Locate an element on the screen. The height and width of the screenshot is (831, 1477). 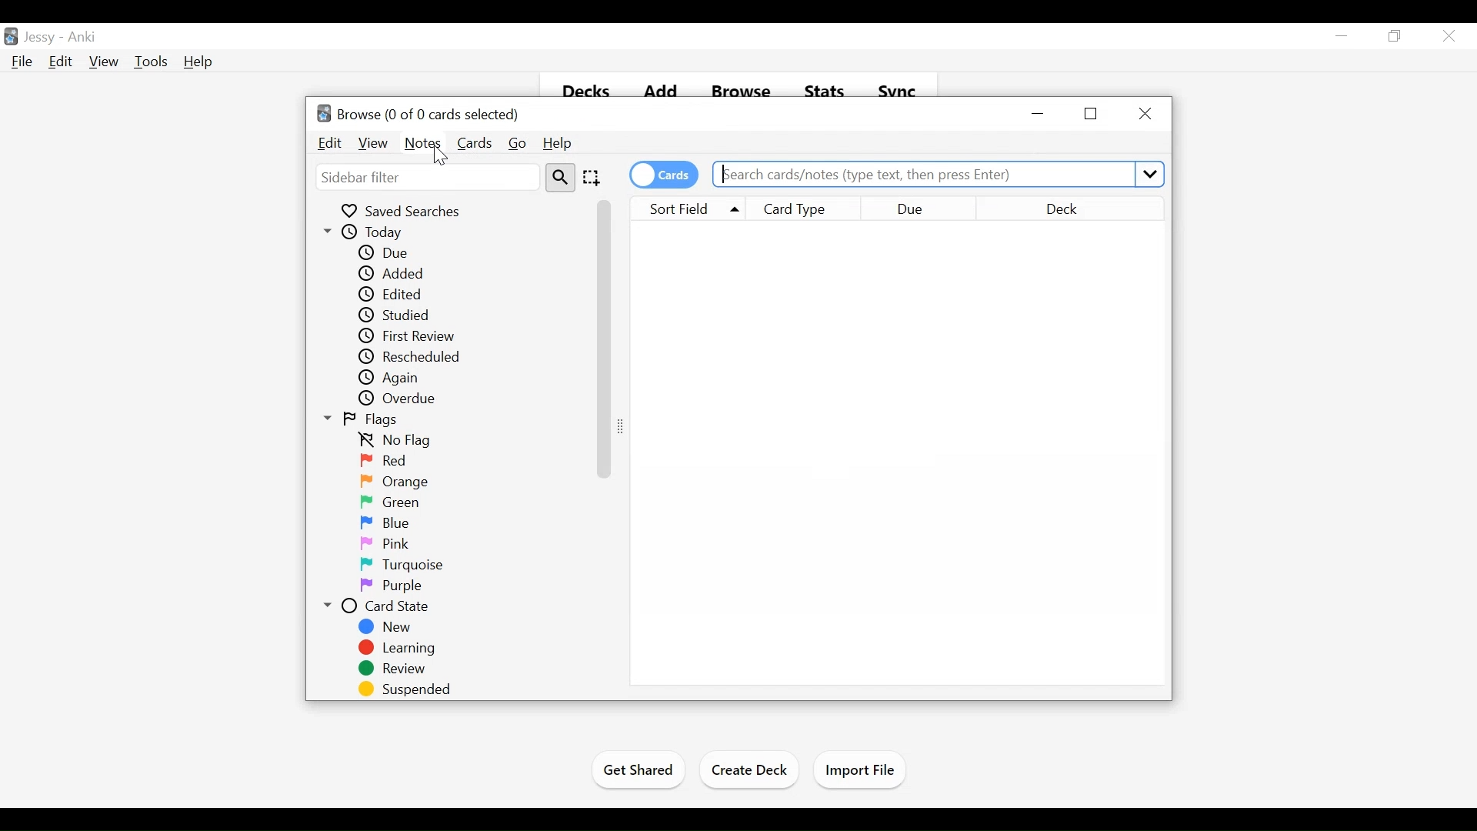
Added is located at coordinates (392, 274).